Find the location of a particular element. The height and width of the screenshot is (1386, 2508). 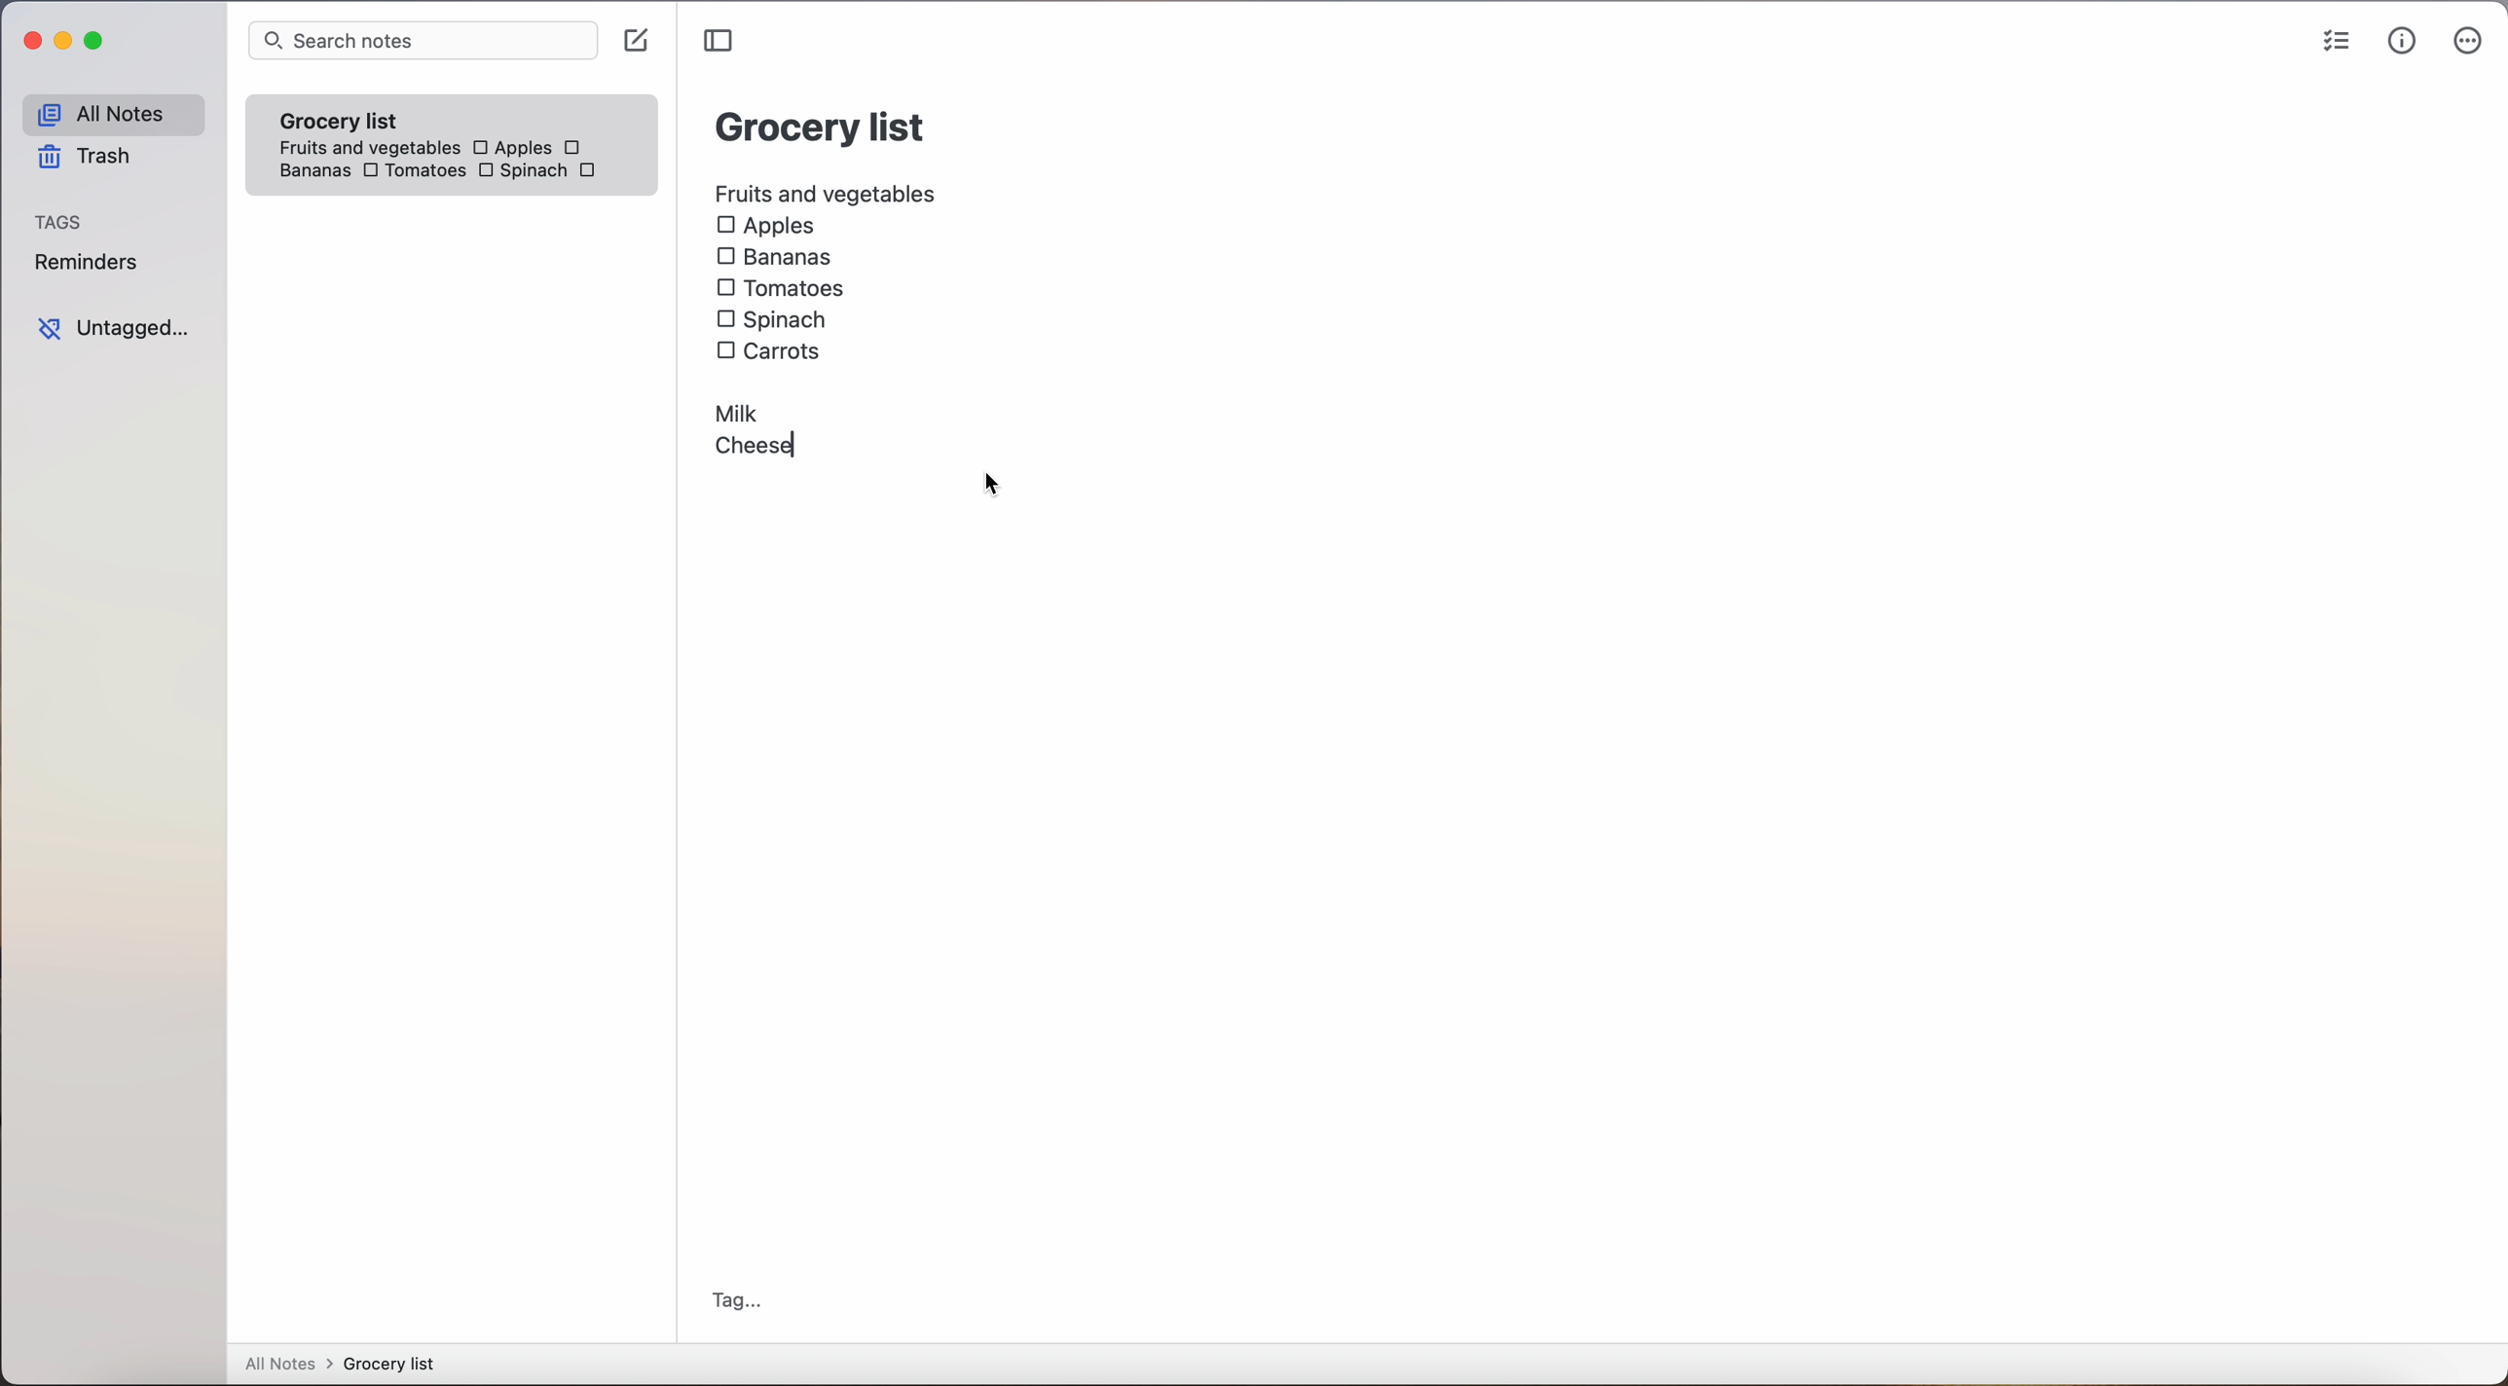

close app is located at coordinates (25, 38).